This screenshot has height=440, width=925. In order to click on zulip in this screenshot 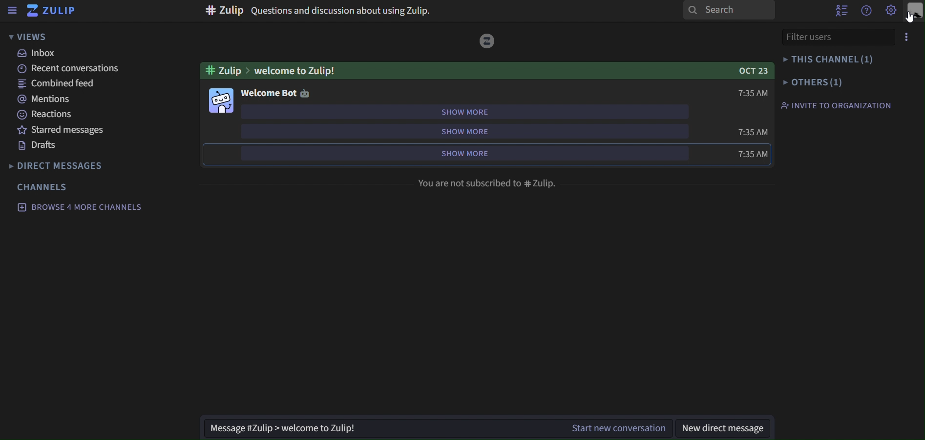, I will do `click(56, 10)`.